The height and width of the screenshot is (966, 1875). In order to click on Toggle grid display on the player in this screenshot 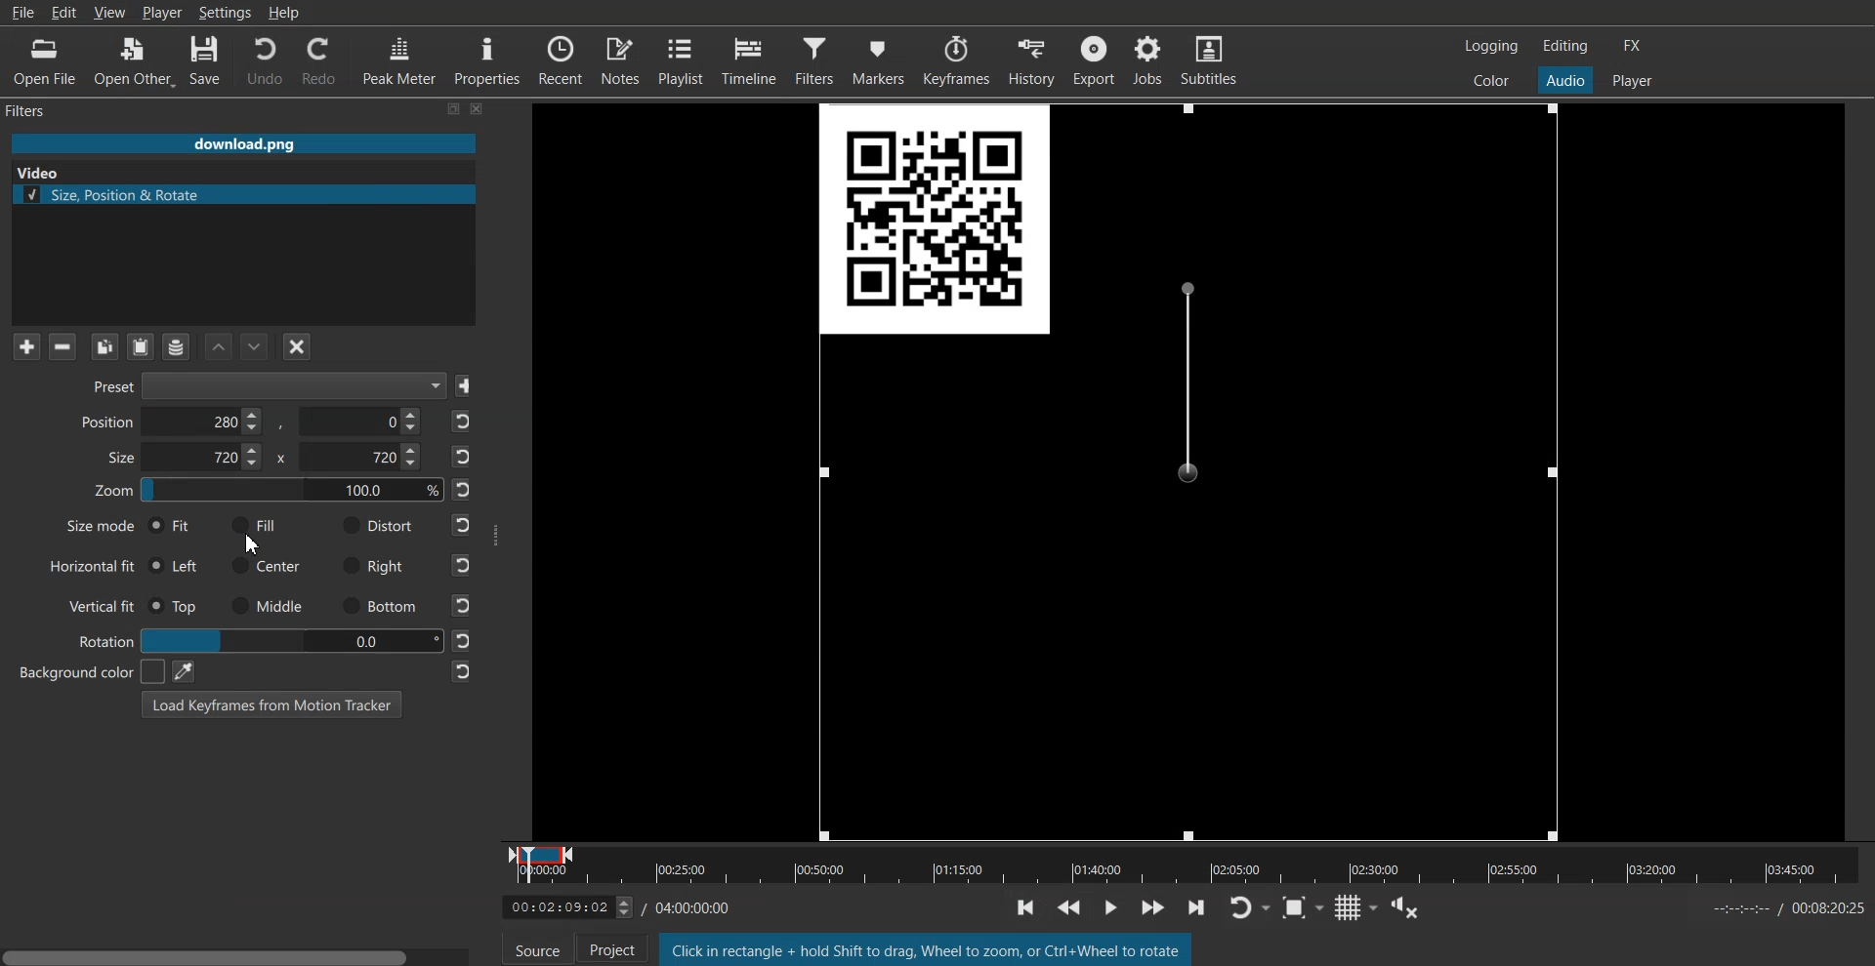, I will do `click(1110, 909)`.